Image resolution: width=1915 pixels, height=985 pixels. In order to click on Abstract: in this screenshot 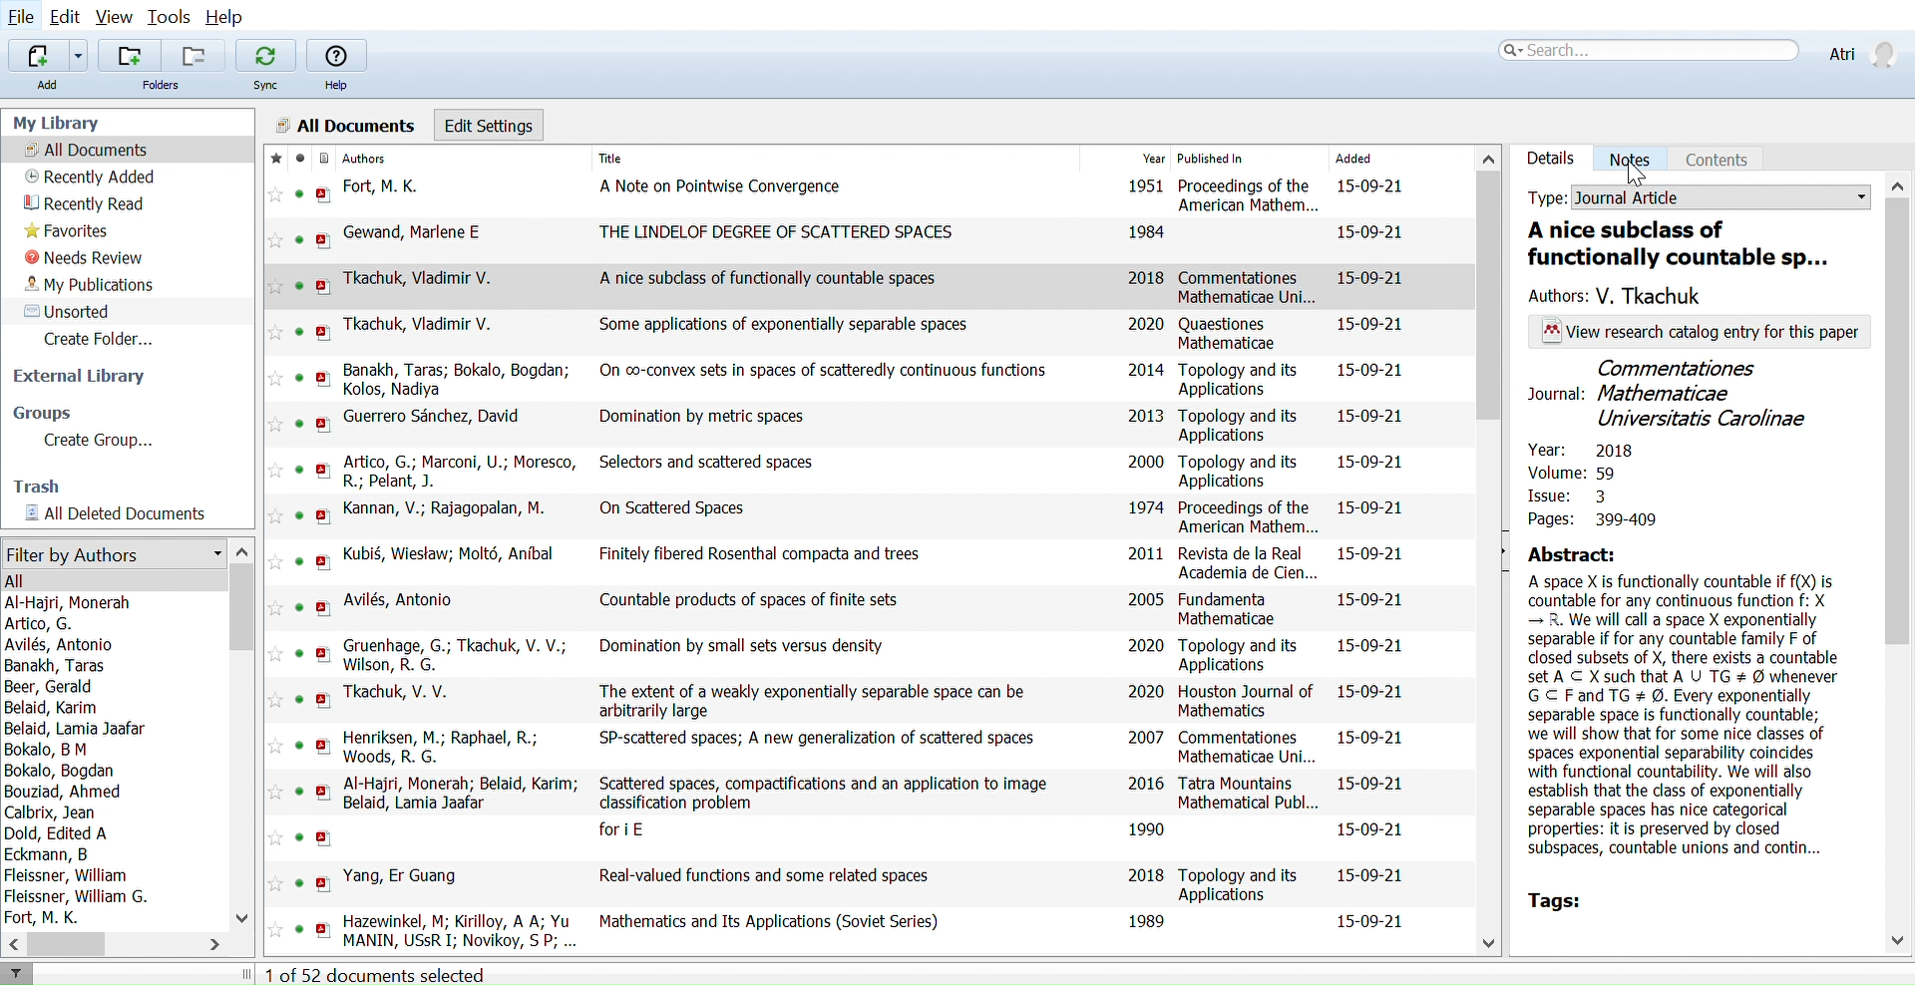, I will do `click(1579, 555)`.